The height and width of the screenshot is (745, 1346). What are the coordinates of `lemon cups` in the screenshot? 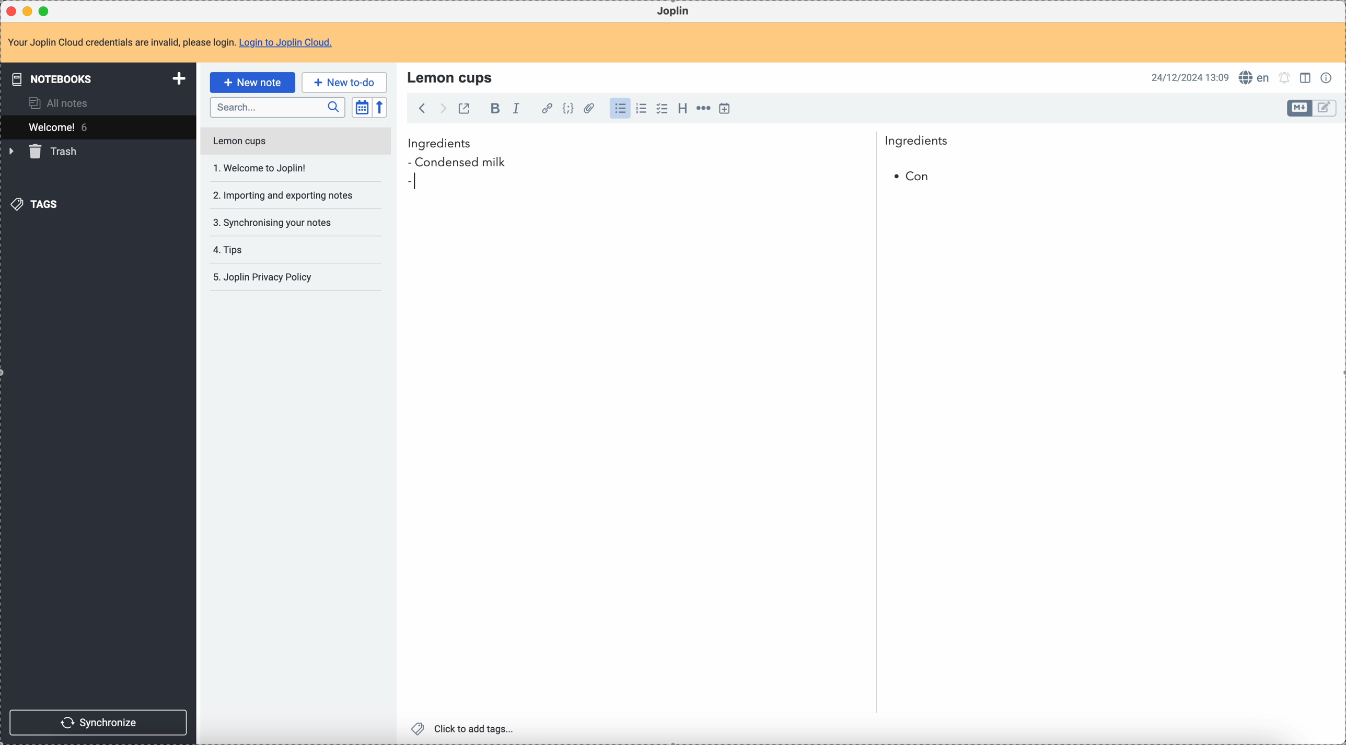 It's located at (295, 143).